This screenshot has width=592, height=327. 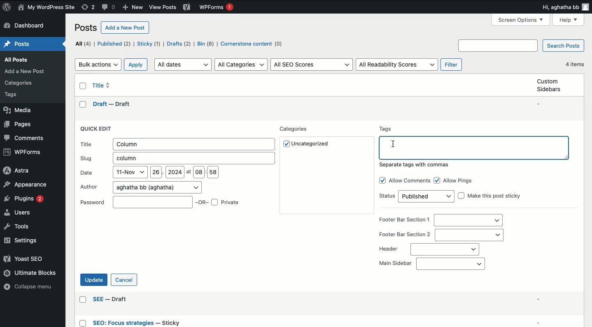 I want to click on Comments, so click(x=110, y=7).